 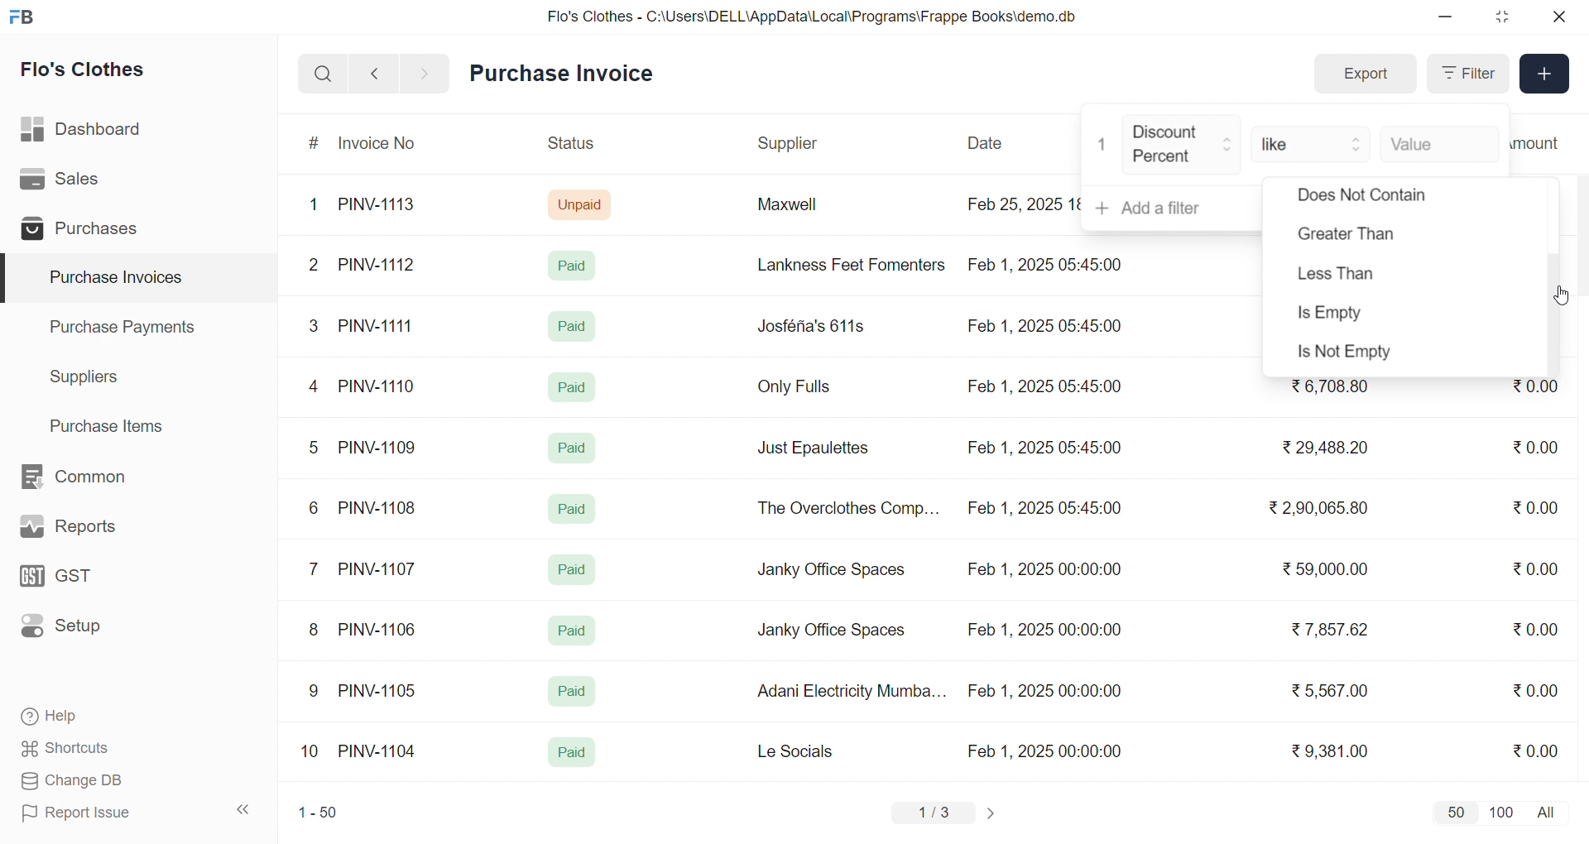 I want to click on 3, so click(x=314, y=325).